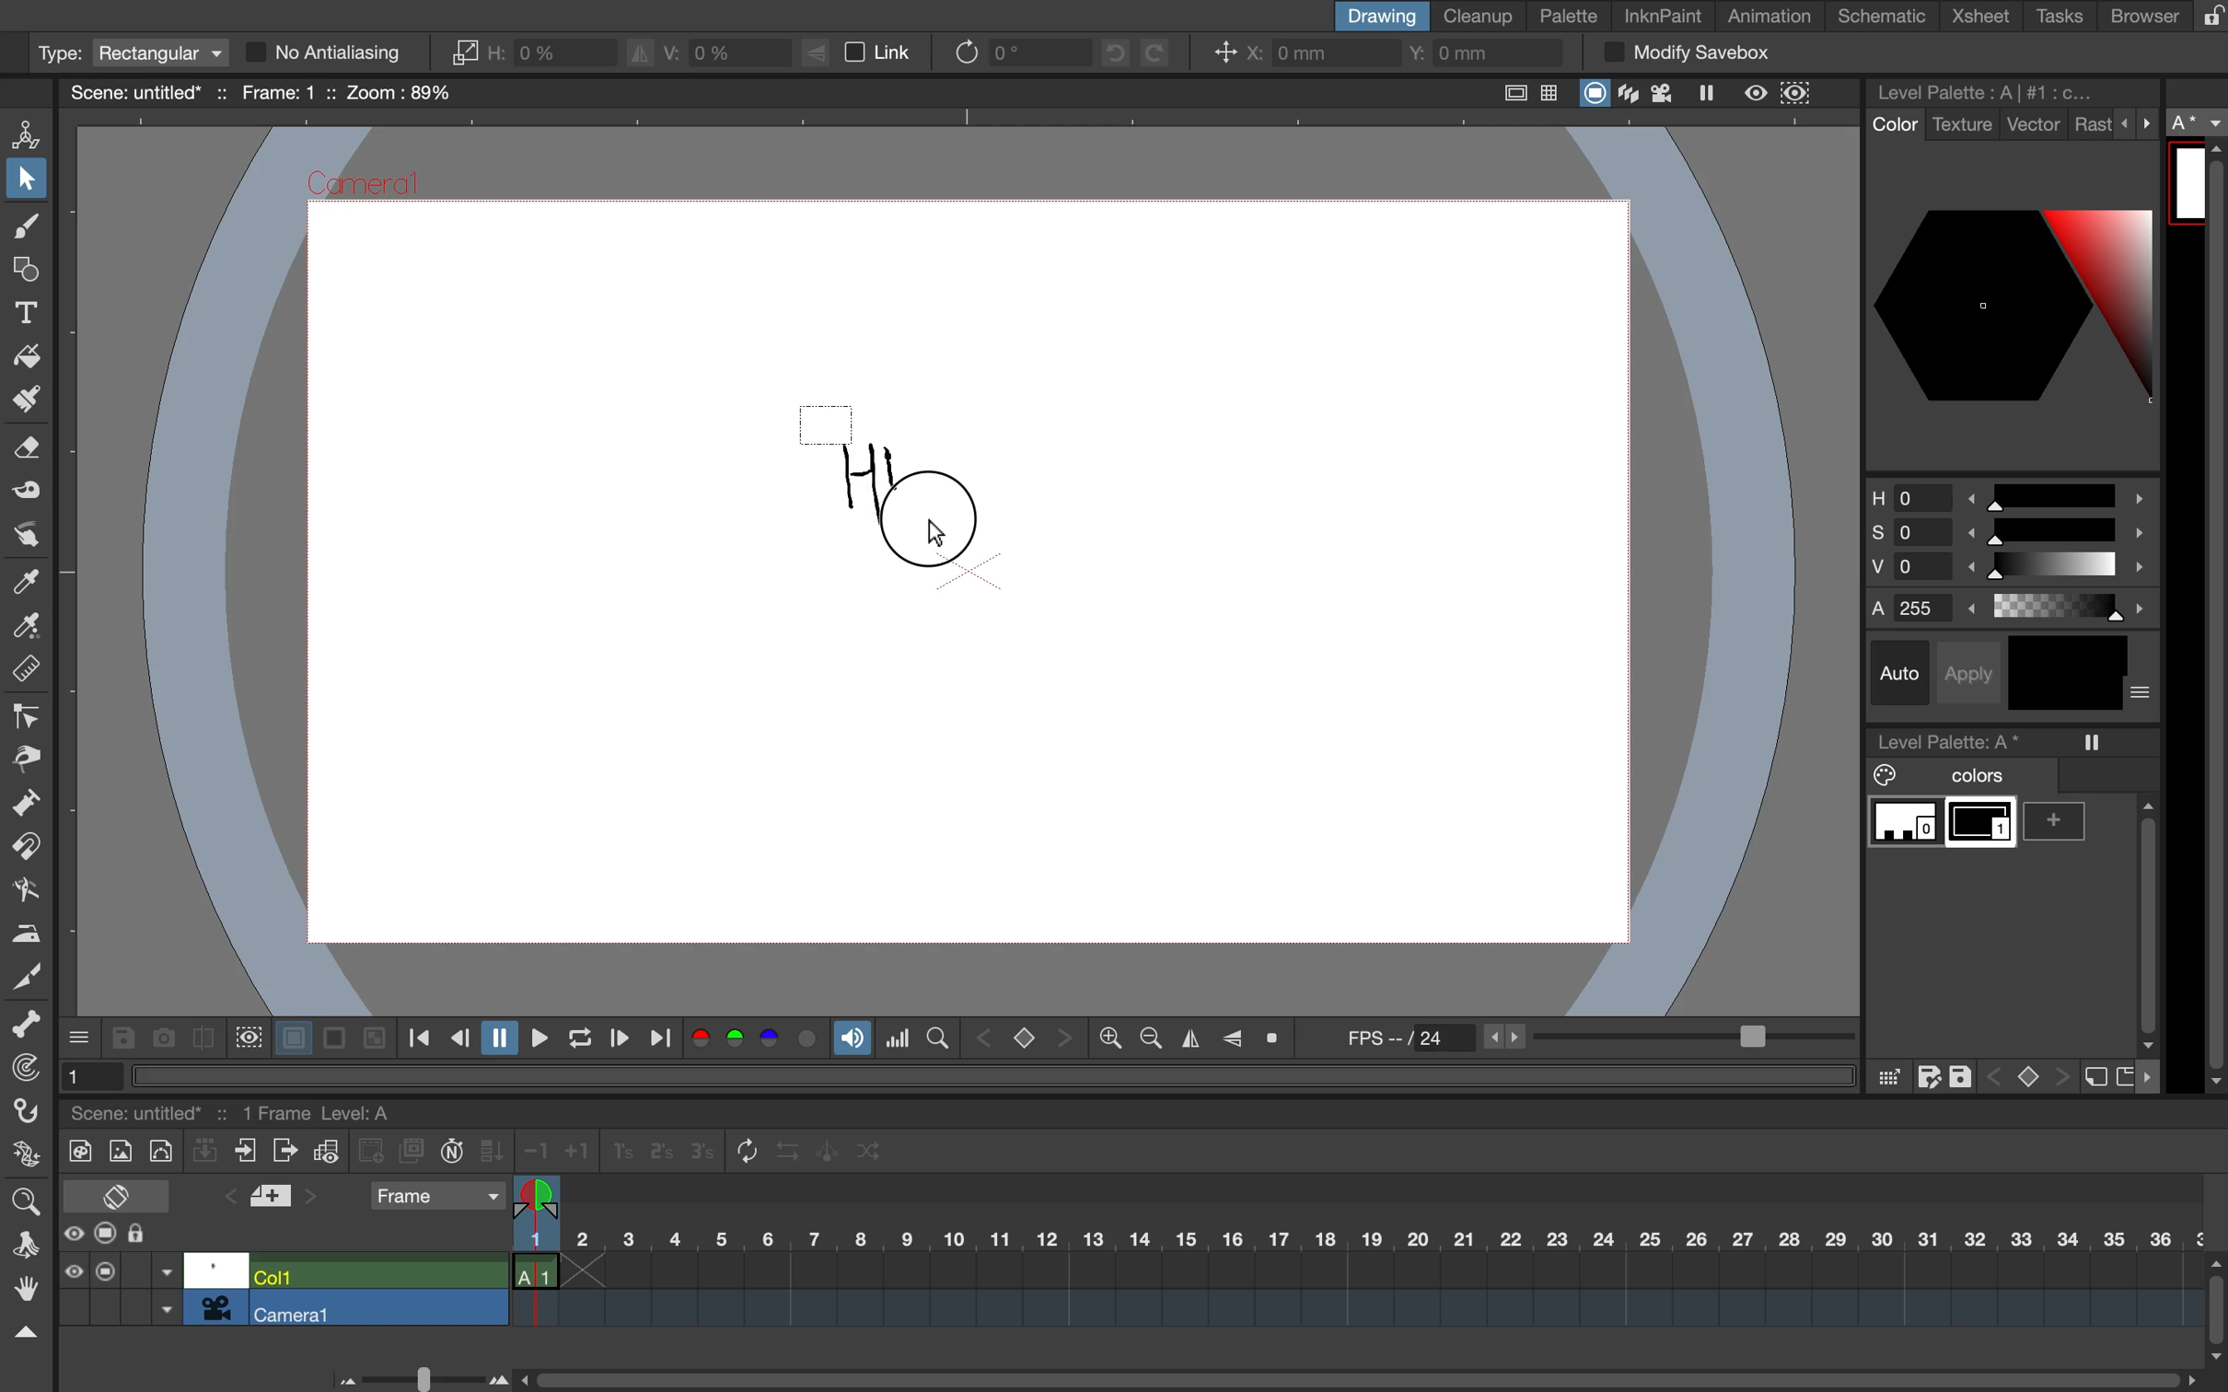 This screenshot has width=2228, height=1392. What do you see at coordinates (1665, 93) in the screenshot?
I see `camera view` at bounding box center [1665, 93].